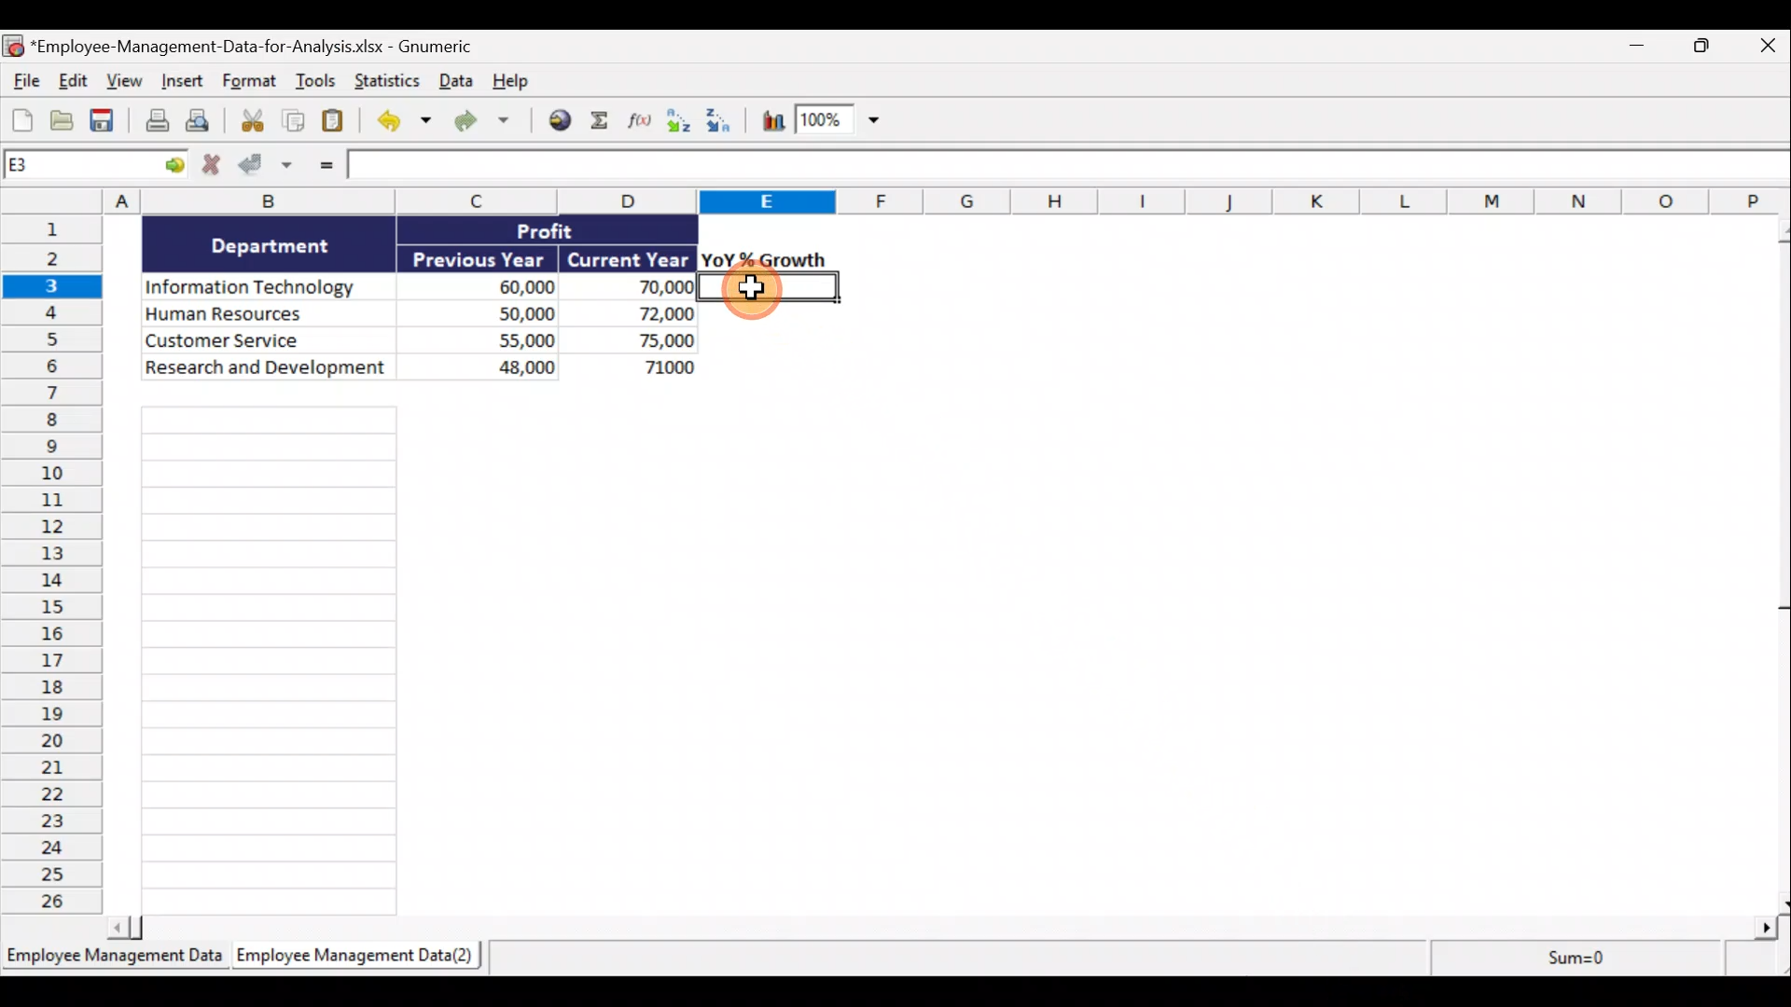 The height and width of the screenshot is (1007, 1791). I want to click on Insert, so click(180, 83).